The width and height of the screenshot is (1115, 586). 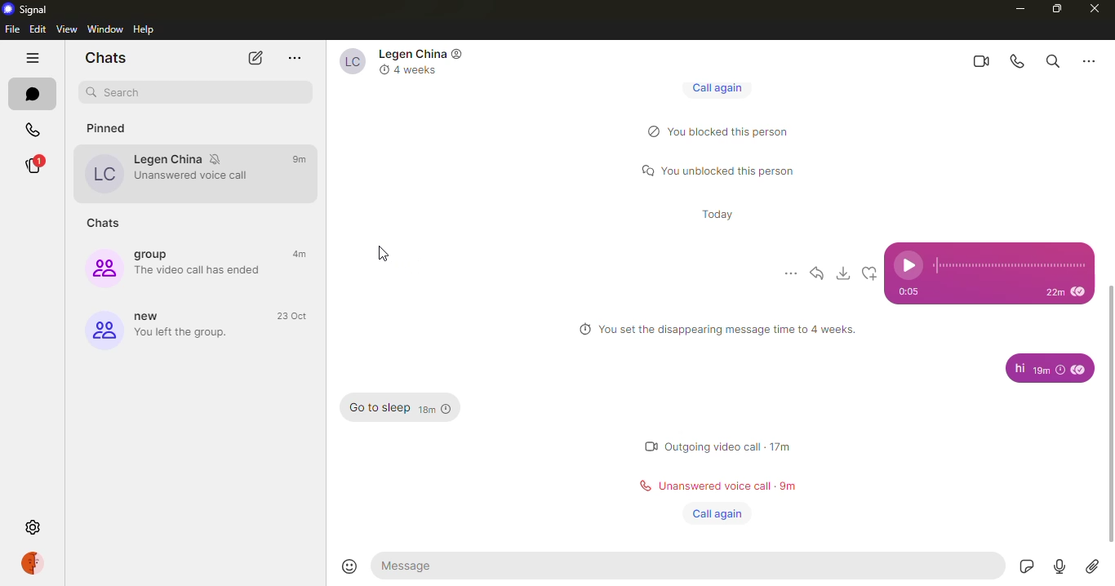 I want to click on message, so click(x=692, y=566).